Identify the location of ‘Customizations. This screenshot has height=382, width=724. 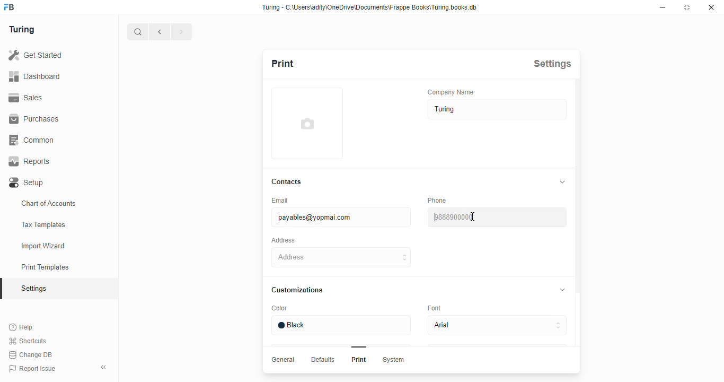
(299, 290).